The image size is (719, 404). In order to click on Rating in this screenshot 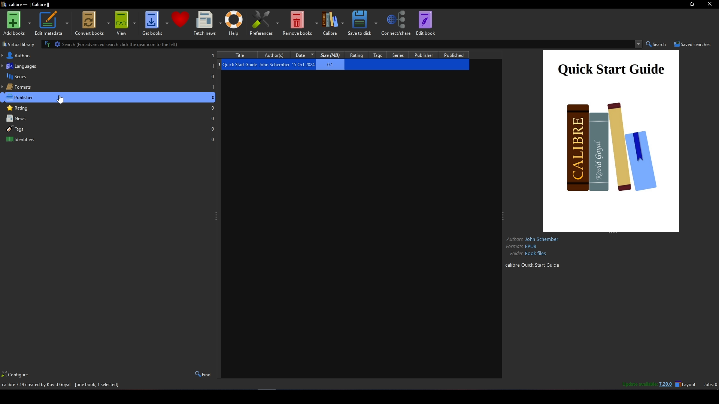, I will do `click(358, 55)`.